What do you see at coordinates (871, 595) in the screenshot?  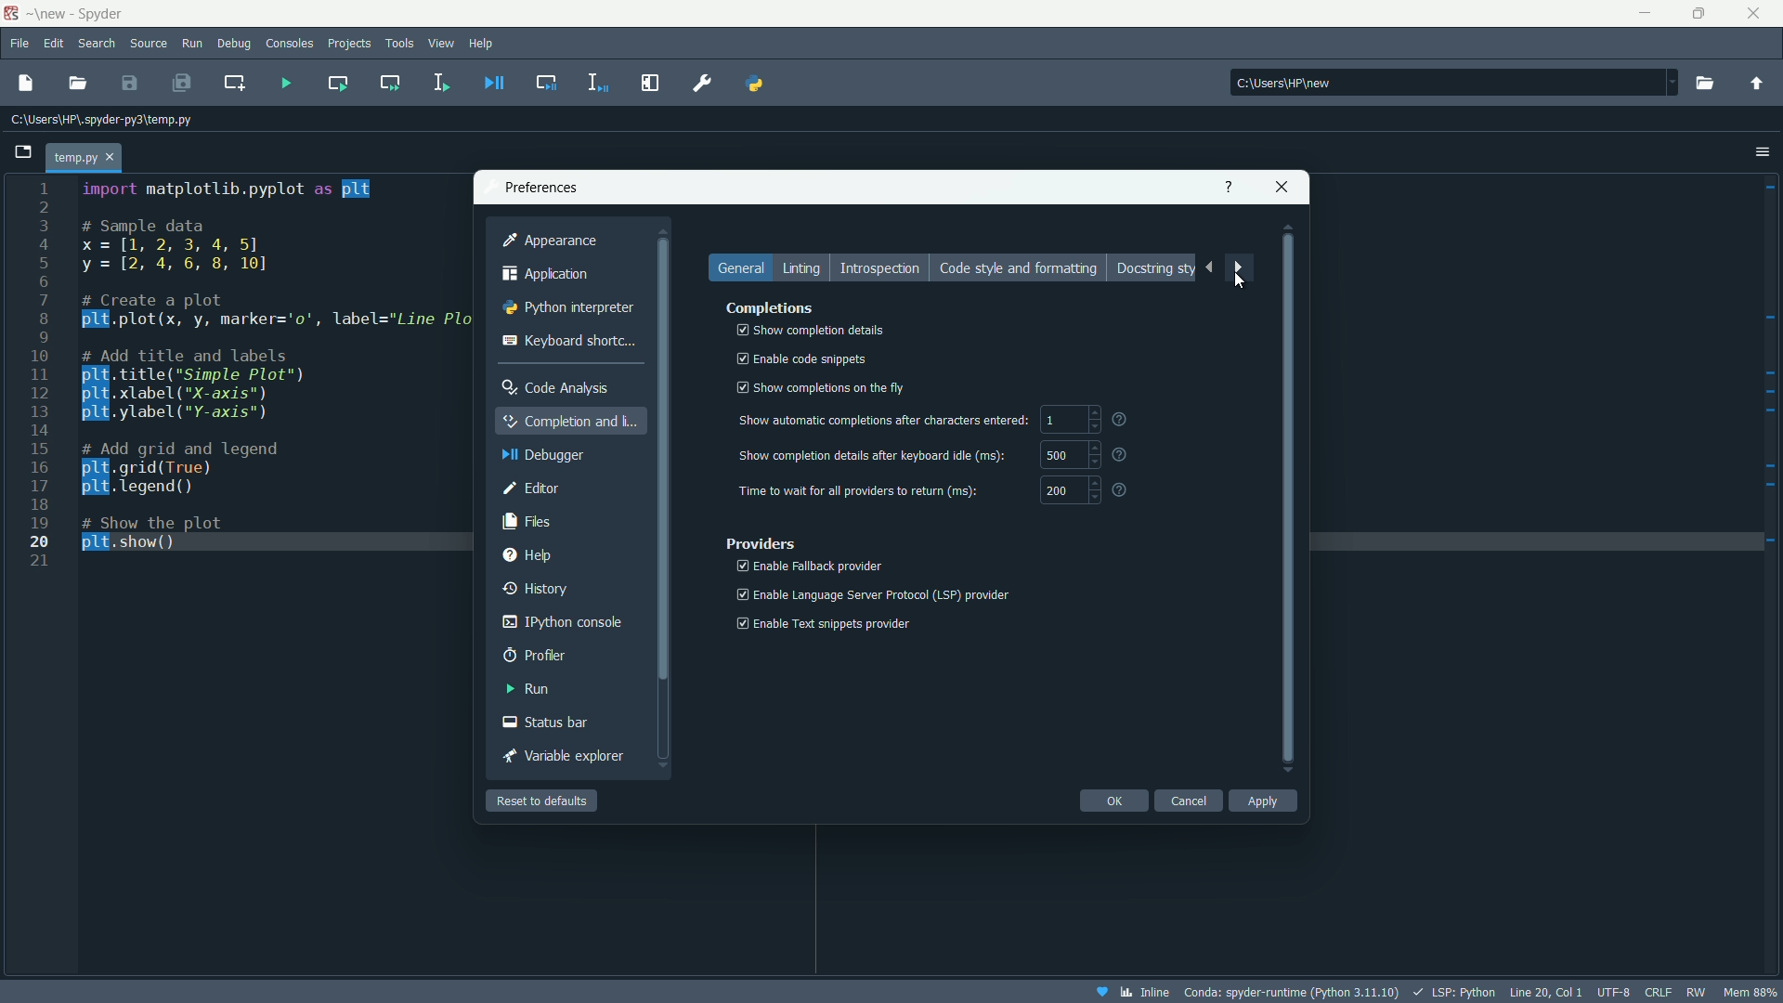 I see `enable language server protocol(LSP) provider` at bounding box center [871, 595].